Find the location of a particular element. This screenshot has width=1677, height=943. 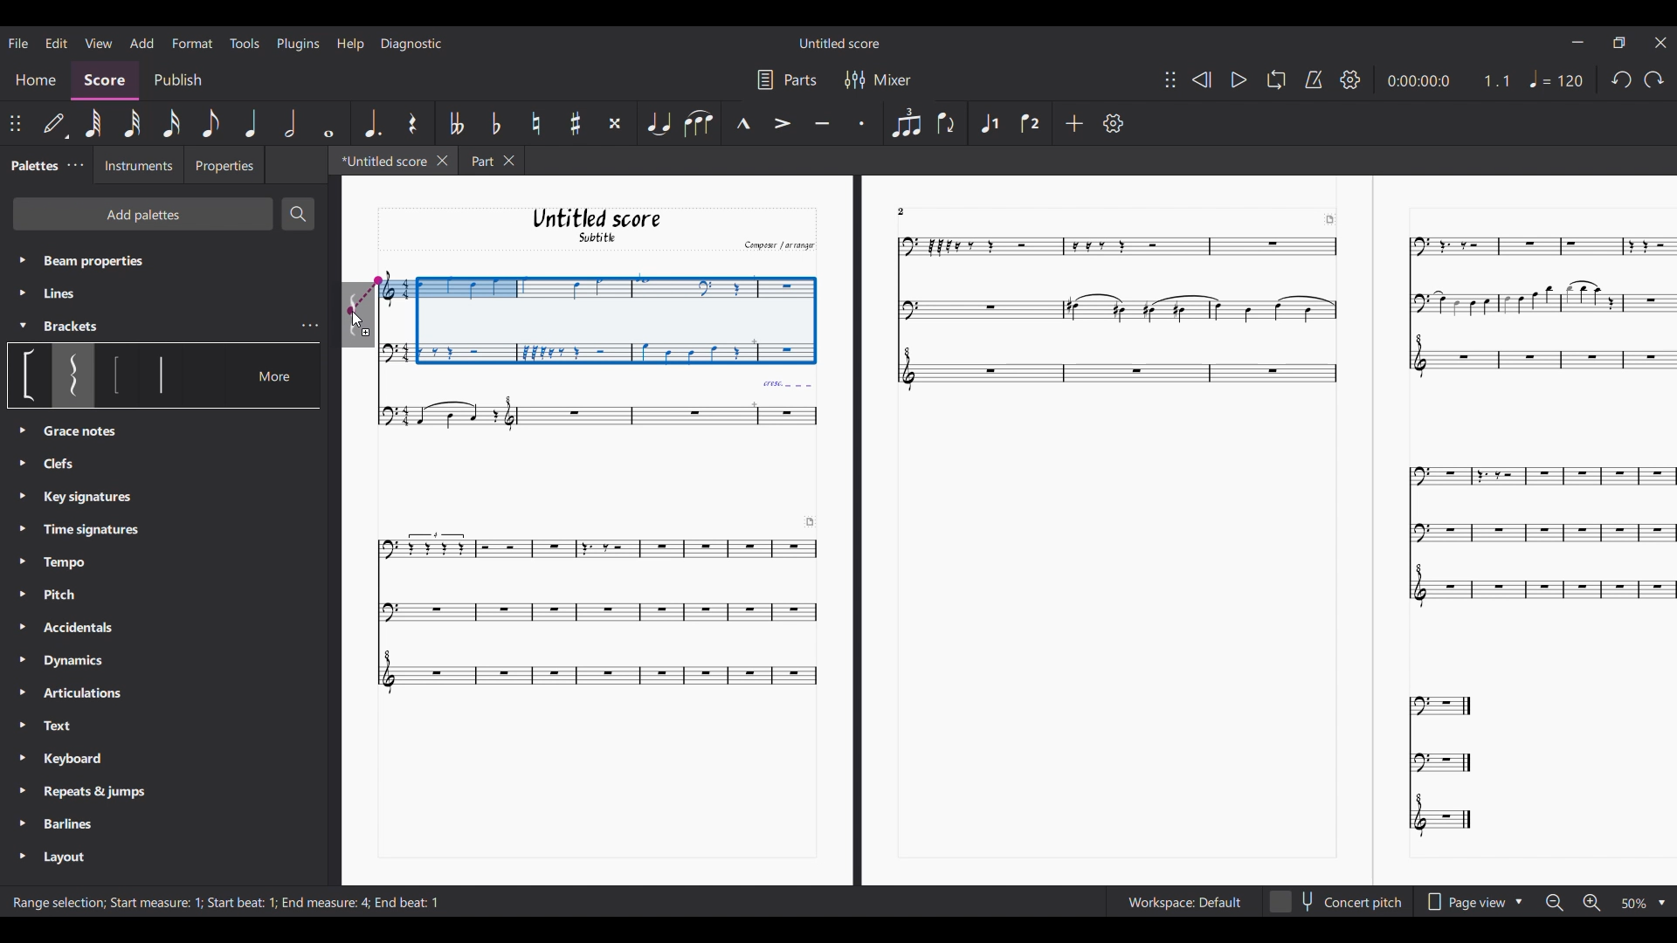

Toggle double flat is located at coordinates (457, 122).